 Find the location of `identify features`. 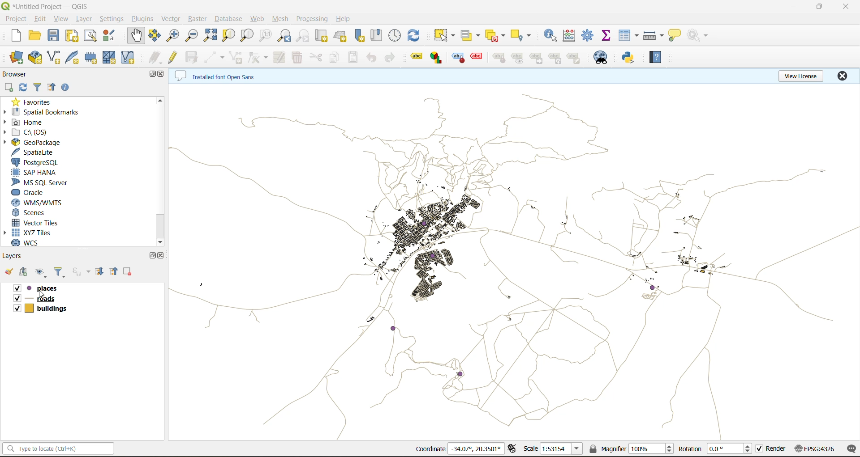

identify features is located at coordinates (553, 36).